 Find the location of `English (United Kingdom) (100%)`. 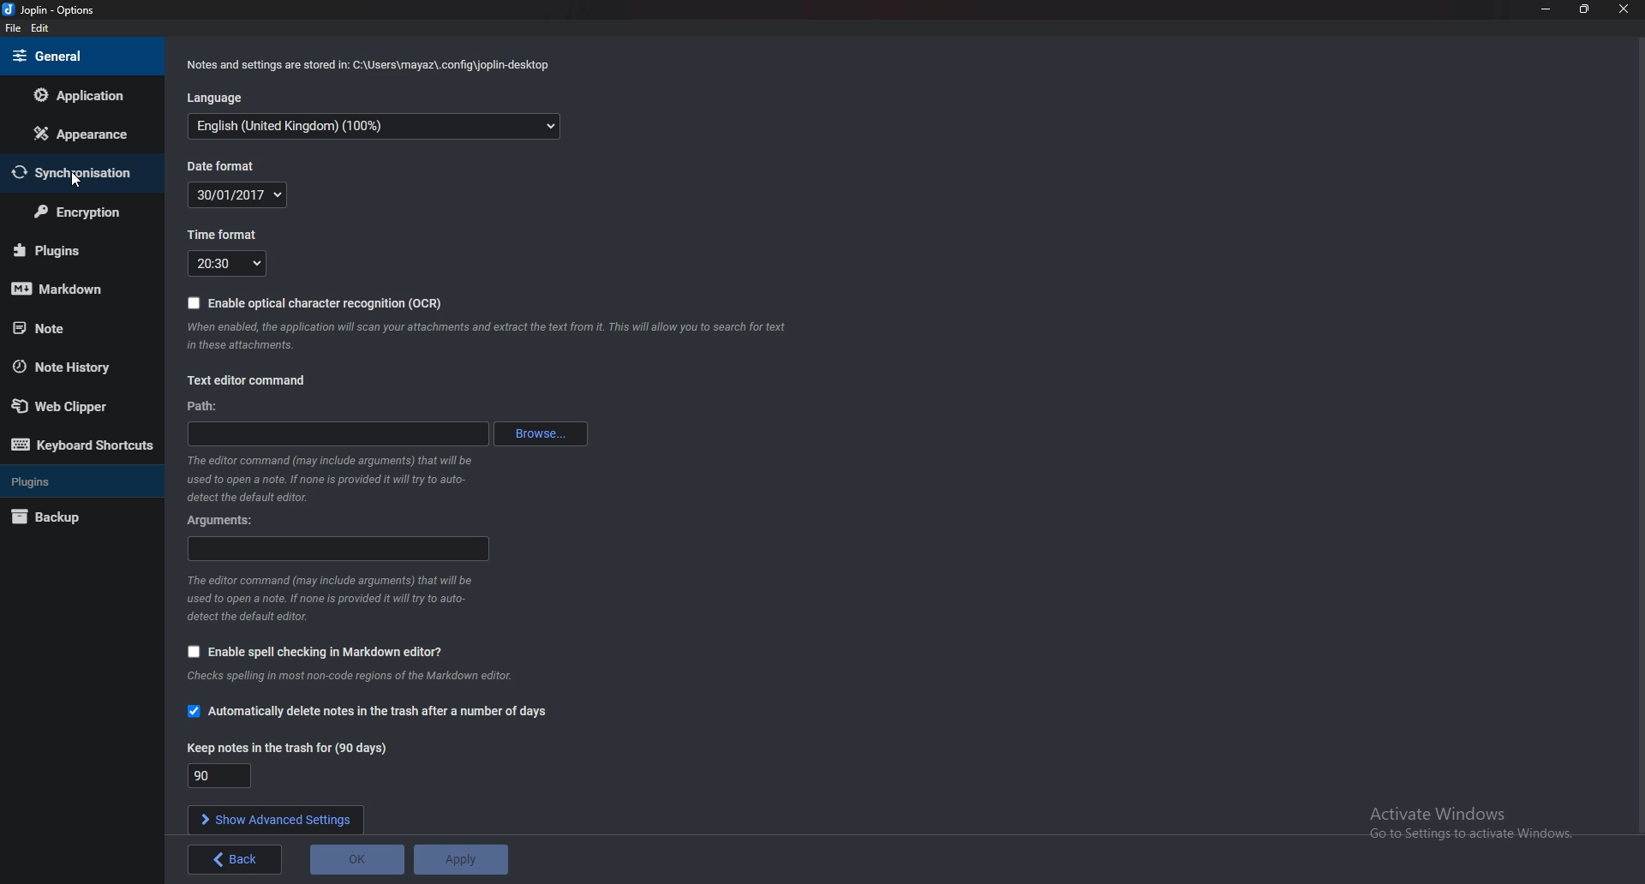

English (United Kingdom) (100%) is located at coordinates (374, 127).